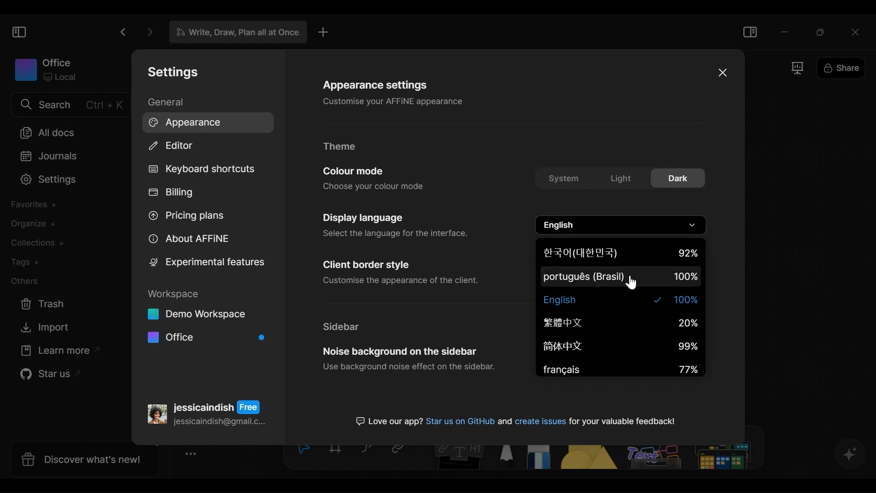  Describe the element at coordinates (821, 31) in the screenshot. I see `Restore` at that location.